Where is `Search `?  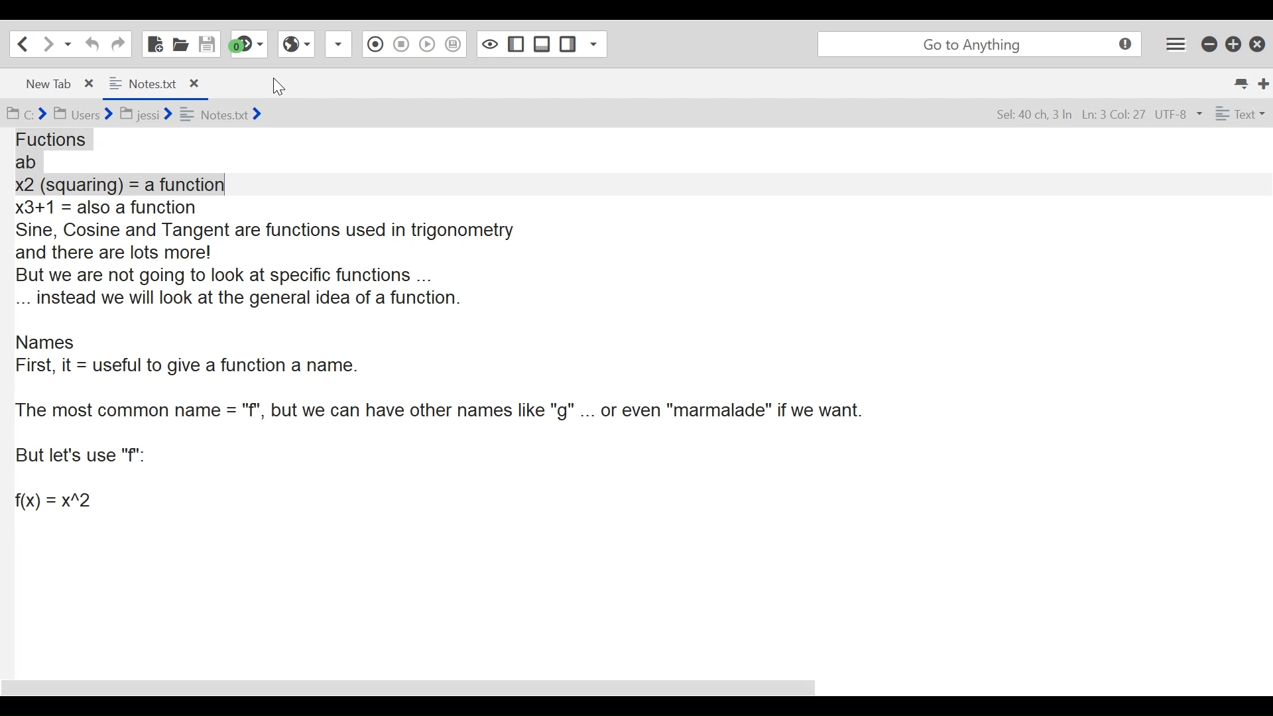 Search  is located at coordinates (979, 42).